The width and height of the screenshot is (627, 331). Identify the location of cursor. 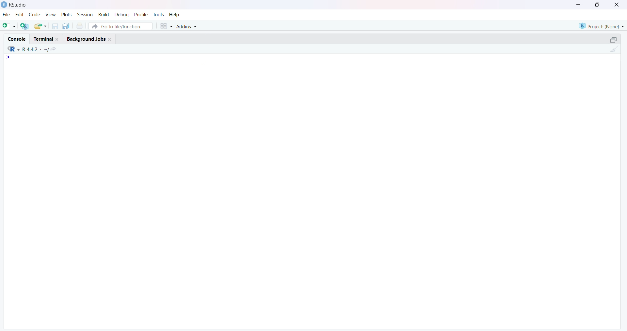
(205, 62).